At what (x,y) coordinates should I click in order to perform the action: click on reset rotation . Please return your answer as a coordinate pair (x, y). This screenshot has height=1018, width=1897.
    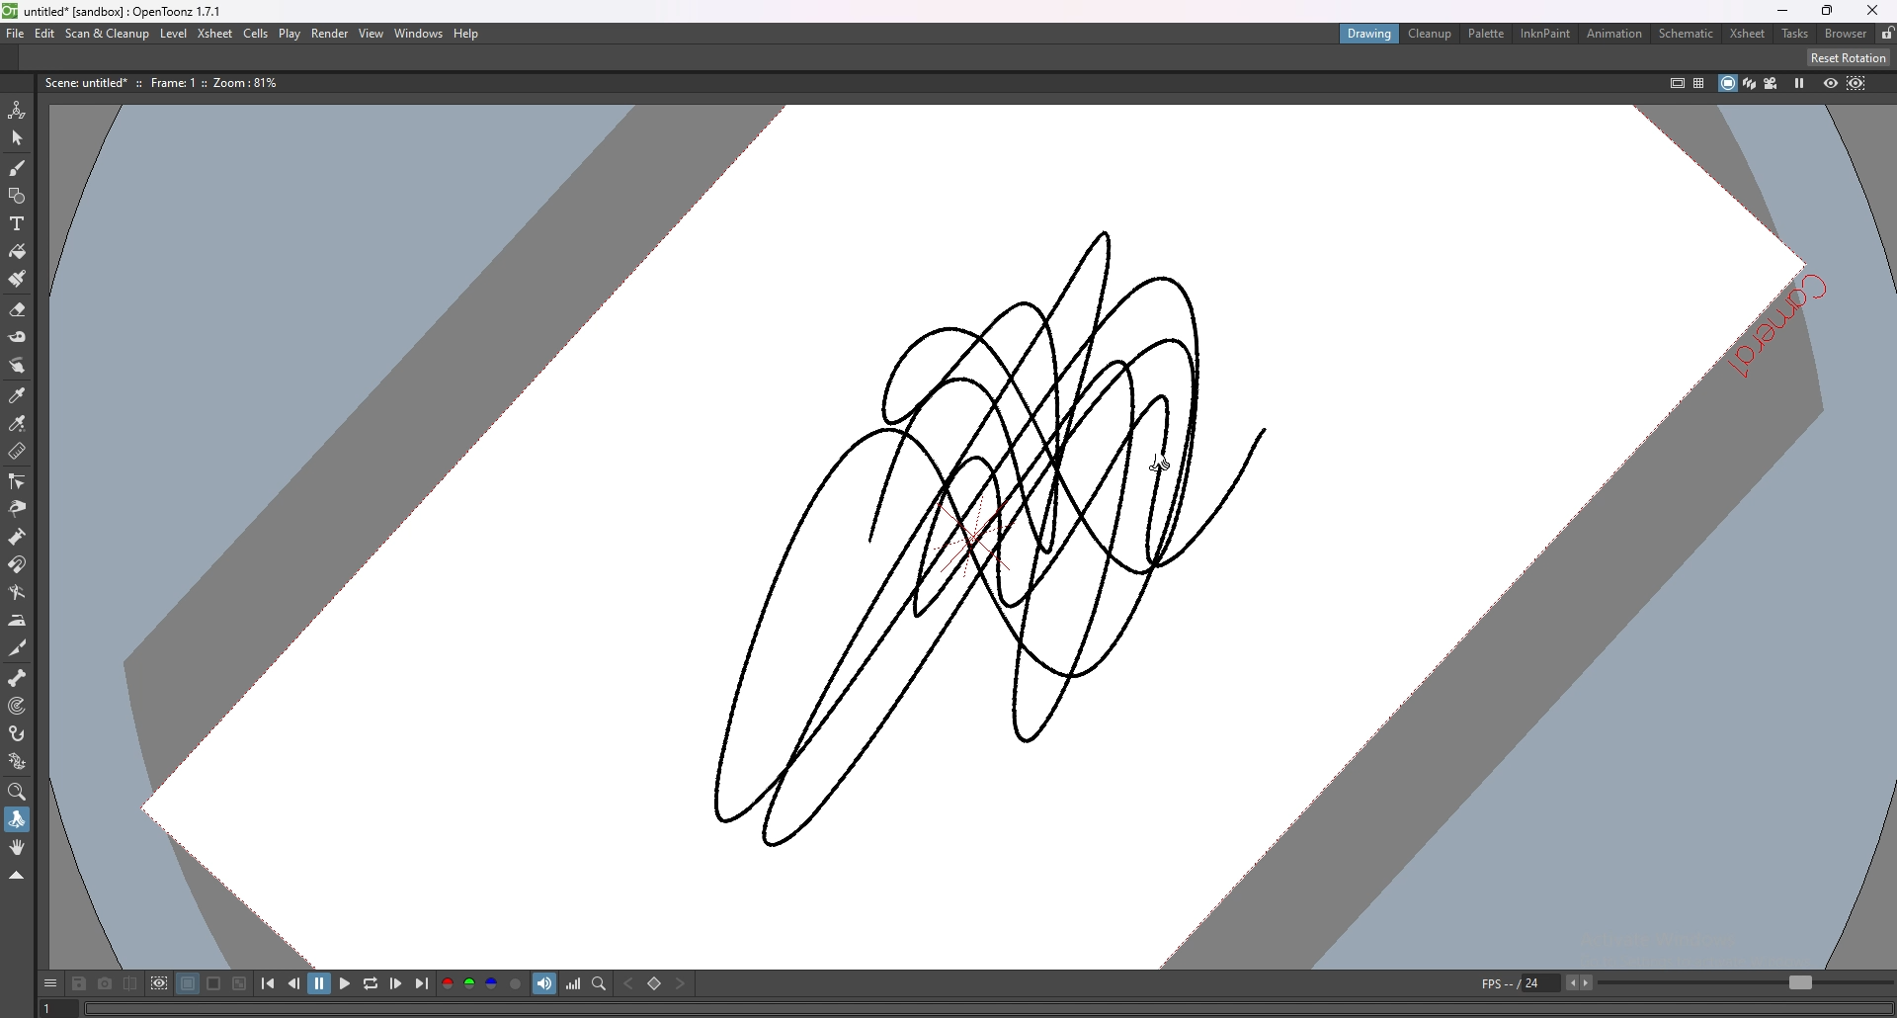
    Looking at the image, I should click on (1848, 56).